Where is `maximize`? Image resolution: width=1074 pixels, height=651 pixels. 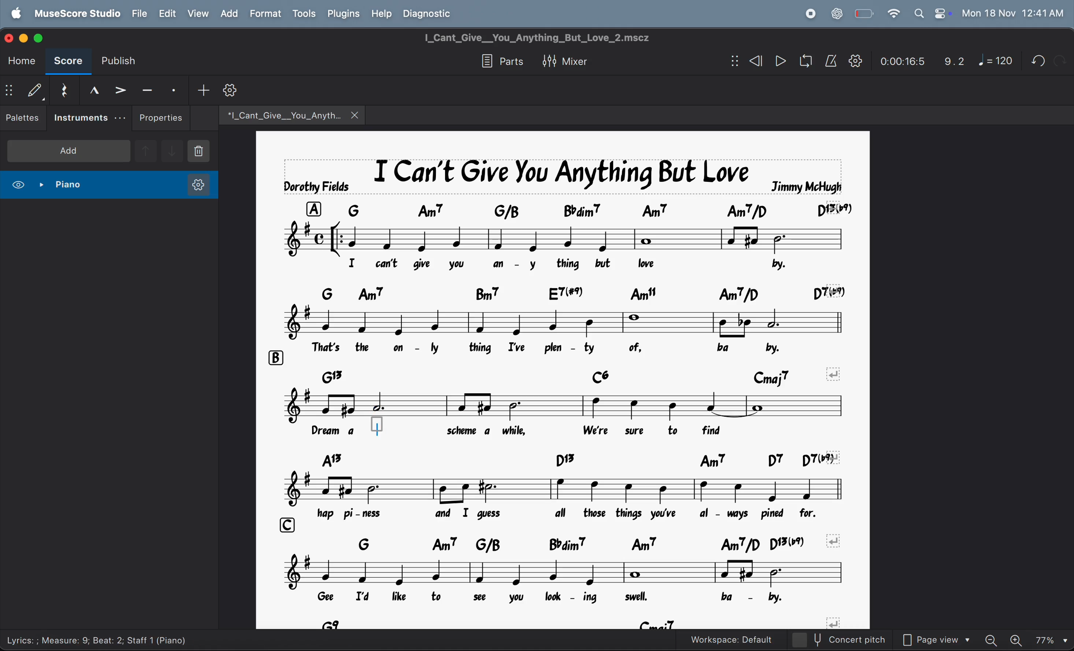
maximize is located at coordinates (43, 38).